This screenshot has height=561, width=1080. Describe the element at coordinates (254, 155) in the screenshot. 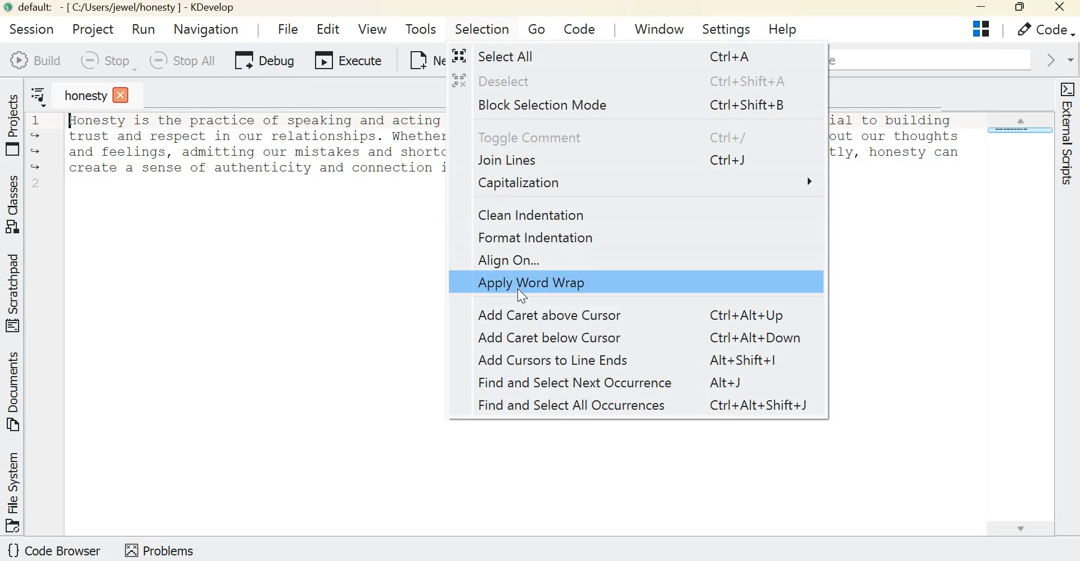

I see `Text - Honesty is the practice of speaking and acting truthfully and with integrity, and it is essential to building trust and respect in our relationships. Whether it's being honest with ourselves and others about our thoughts and feelings, adnitting our mistakes and shortcomings, or communicating clearly and transparently, honesty can create a sense of authenticity and connection in our interactions with others.` at that location.